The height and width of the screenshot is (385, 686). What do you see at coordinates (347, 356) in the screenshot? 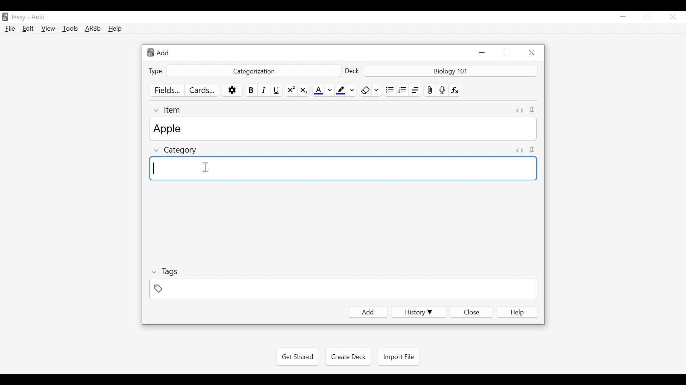
I see `Create Deck` at bounding box center [347, 356].